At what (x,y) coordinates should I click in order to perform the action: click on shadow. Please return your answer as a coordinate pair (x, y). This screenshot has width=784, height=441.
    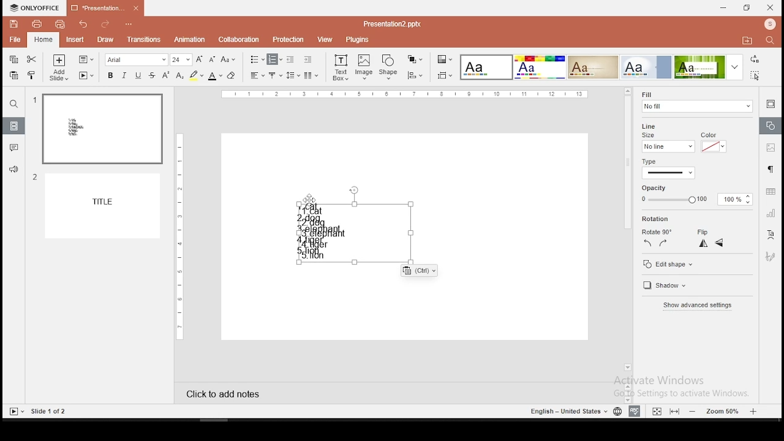
    Looking at the image, I should click on (673, 286).